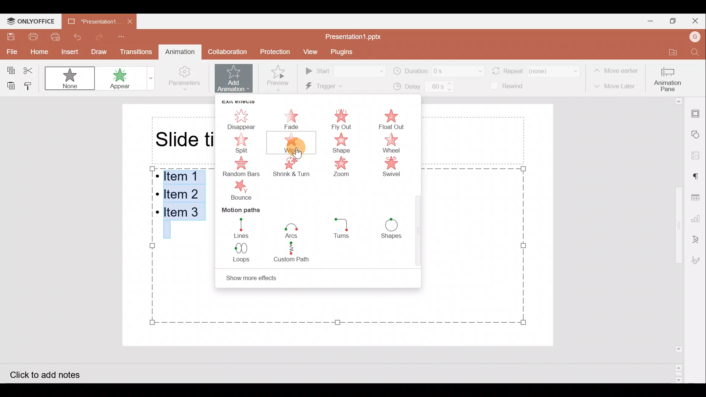 This screenshot has width=706, height=397. What do you see at coordinates (398, 143) in the screenshot?
I see `Wheel` at bounding box center [398, 143].